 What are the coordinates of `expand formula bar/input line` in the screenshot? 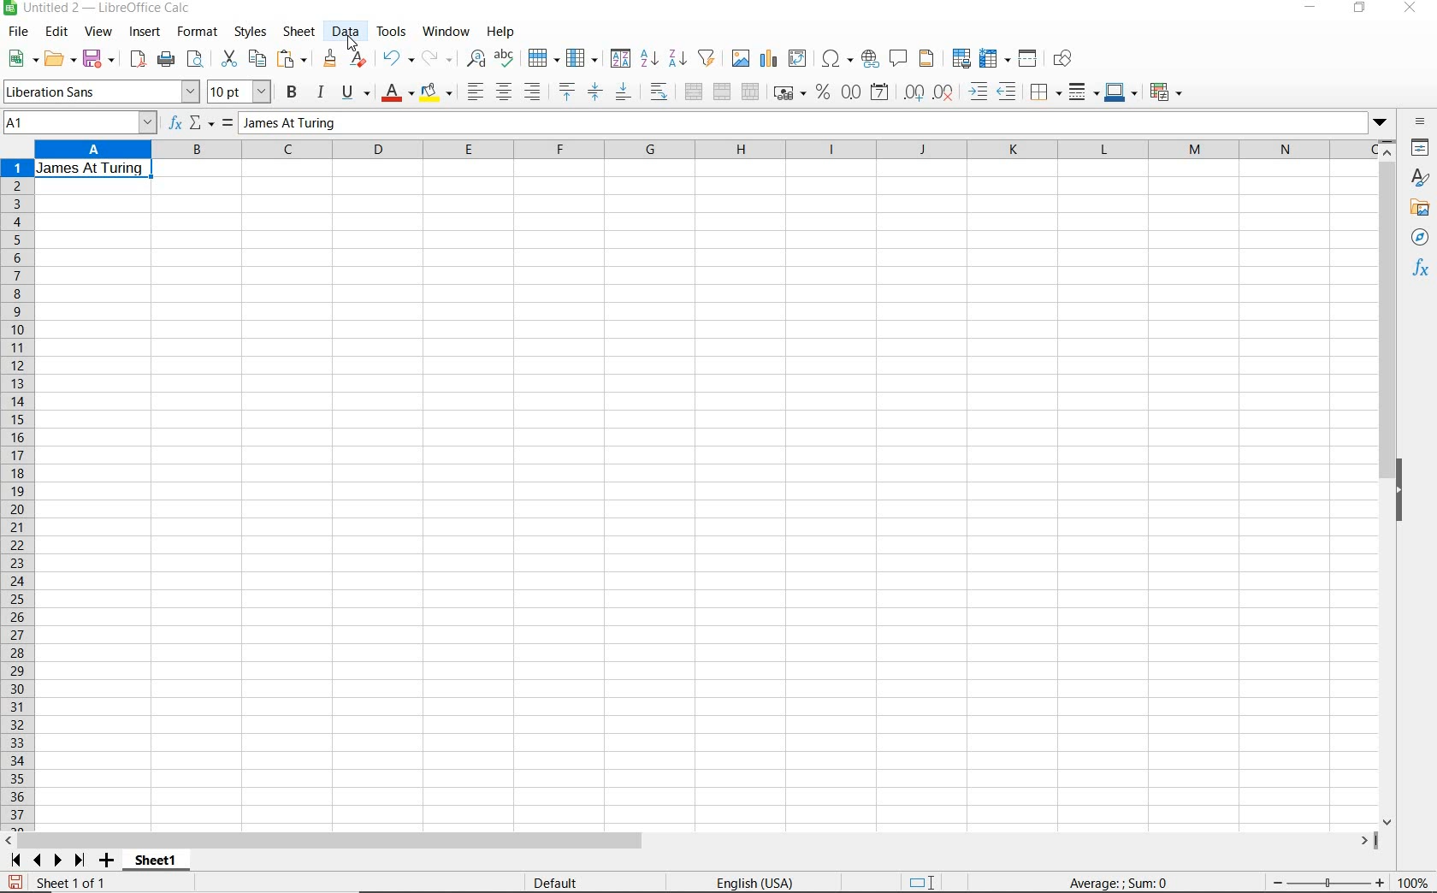 It's located at (798, 122).